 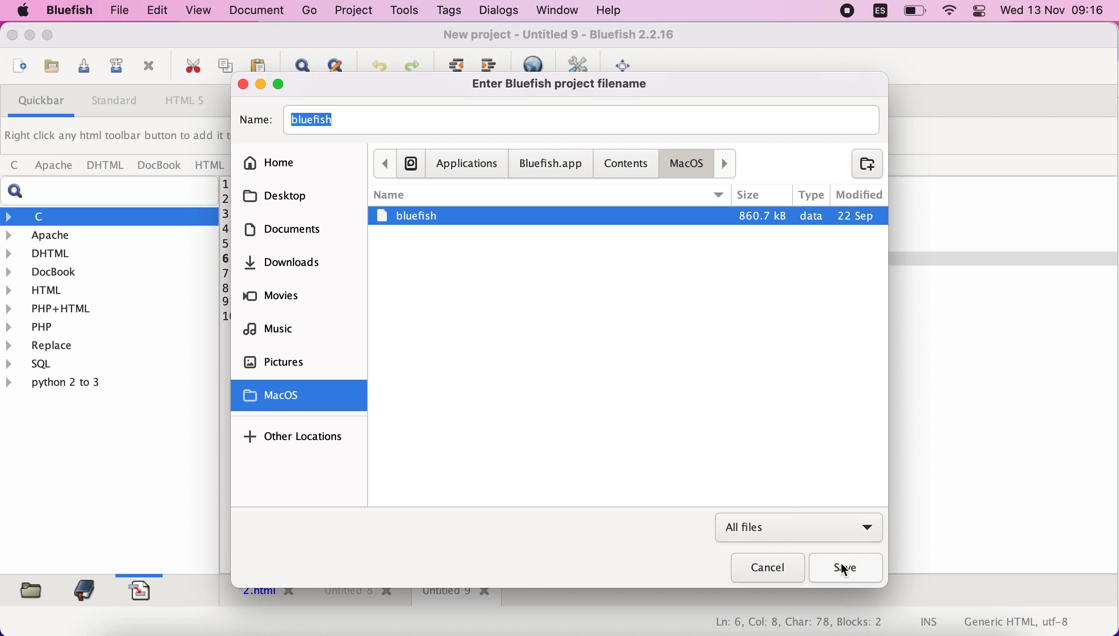 What do you see at coordinates (38, 103) in the screenshot?
I see `quickbar` at bounding box center [38, 103].